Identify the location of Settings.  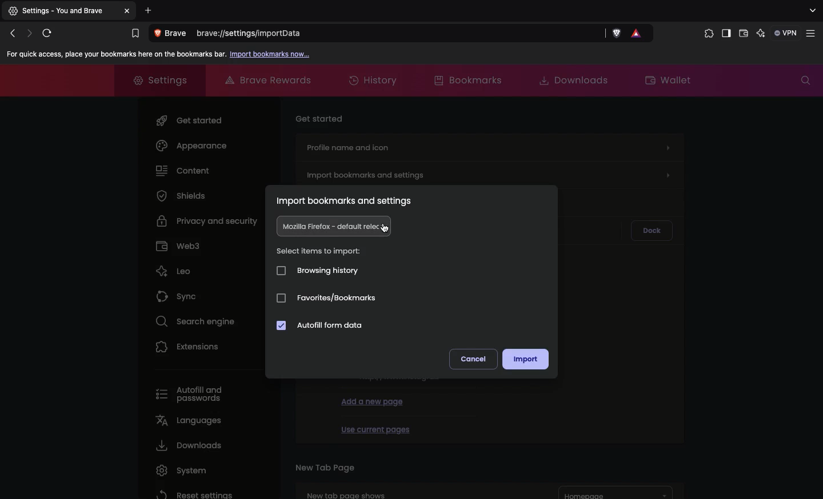
(155, 79).